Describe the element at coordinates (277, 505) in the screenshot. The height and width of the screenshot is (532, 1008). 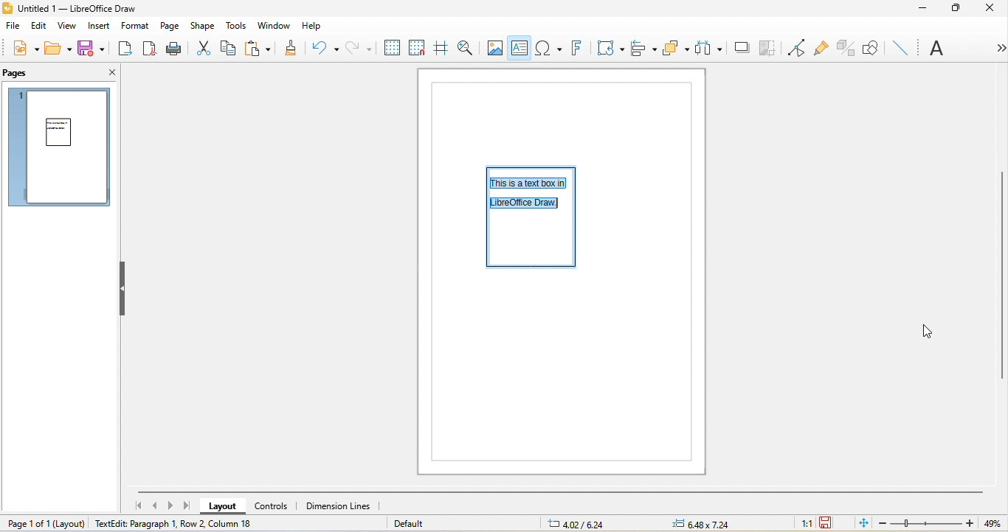
I see `controls` at that location.